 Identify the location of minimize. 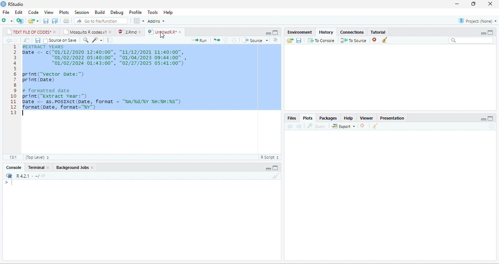
(483, 119).